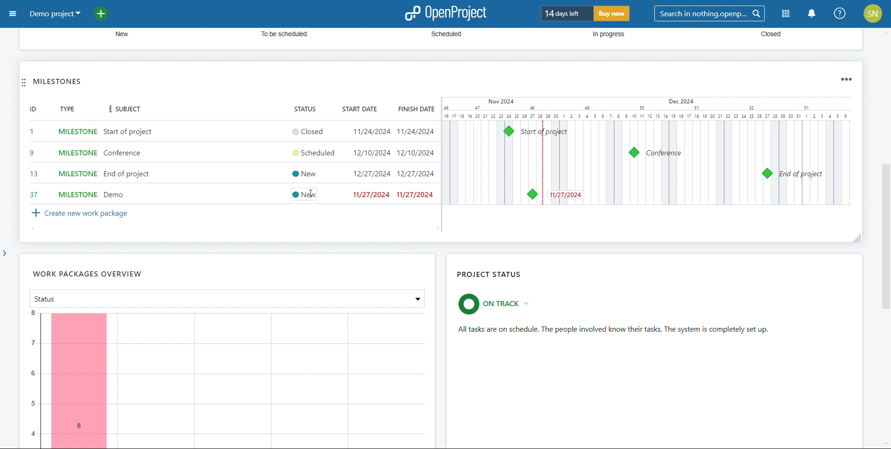 This screenshot has height=449, width=891. Describe the element at coordinates (447, 35) in the screenshot. I see `‘Scheduled` at that location.